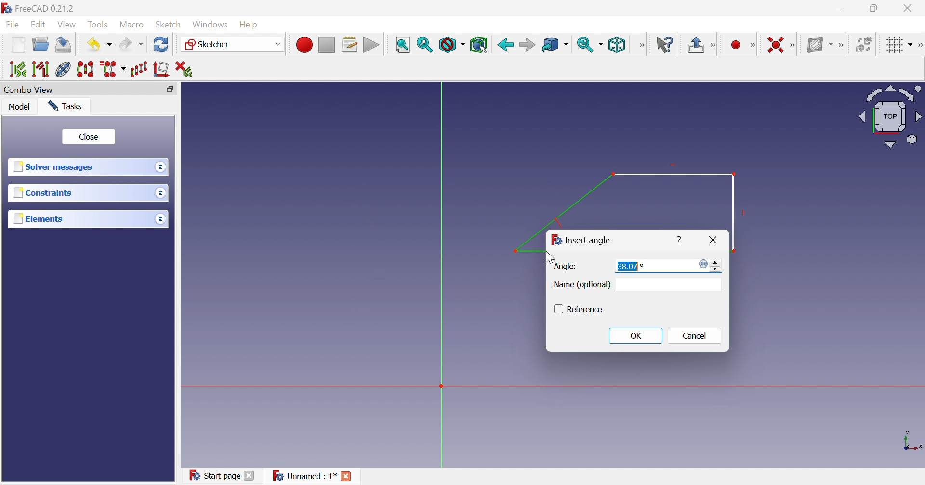  Describe the element at coordinates (712, 240) in the screenshot. I see `Close` at that location.